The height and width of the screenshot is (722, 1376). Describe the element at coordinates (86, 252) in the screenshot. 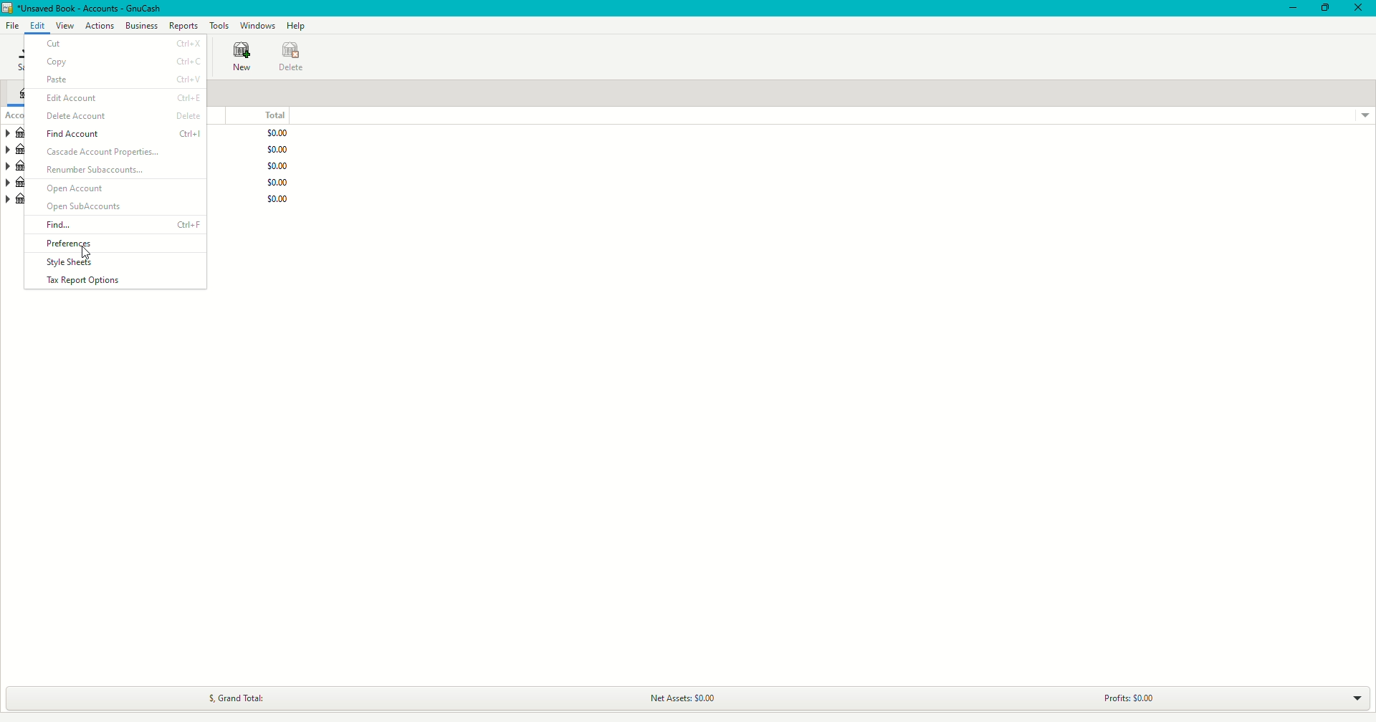

I see `cursor` at that location.